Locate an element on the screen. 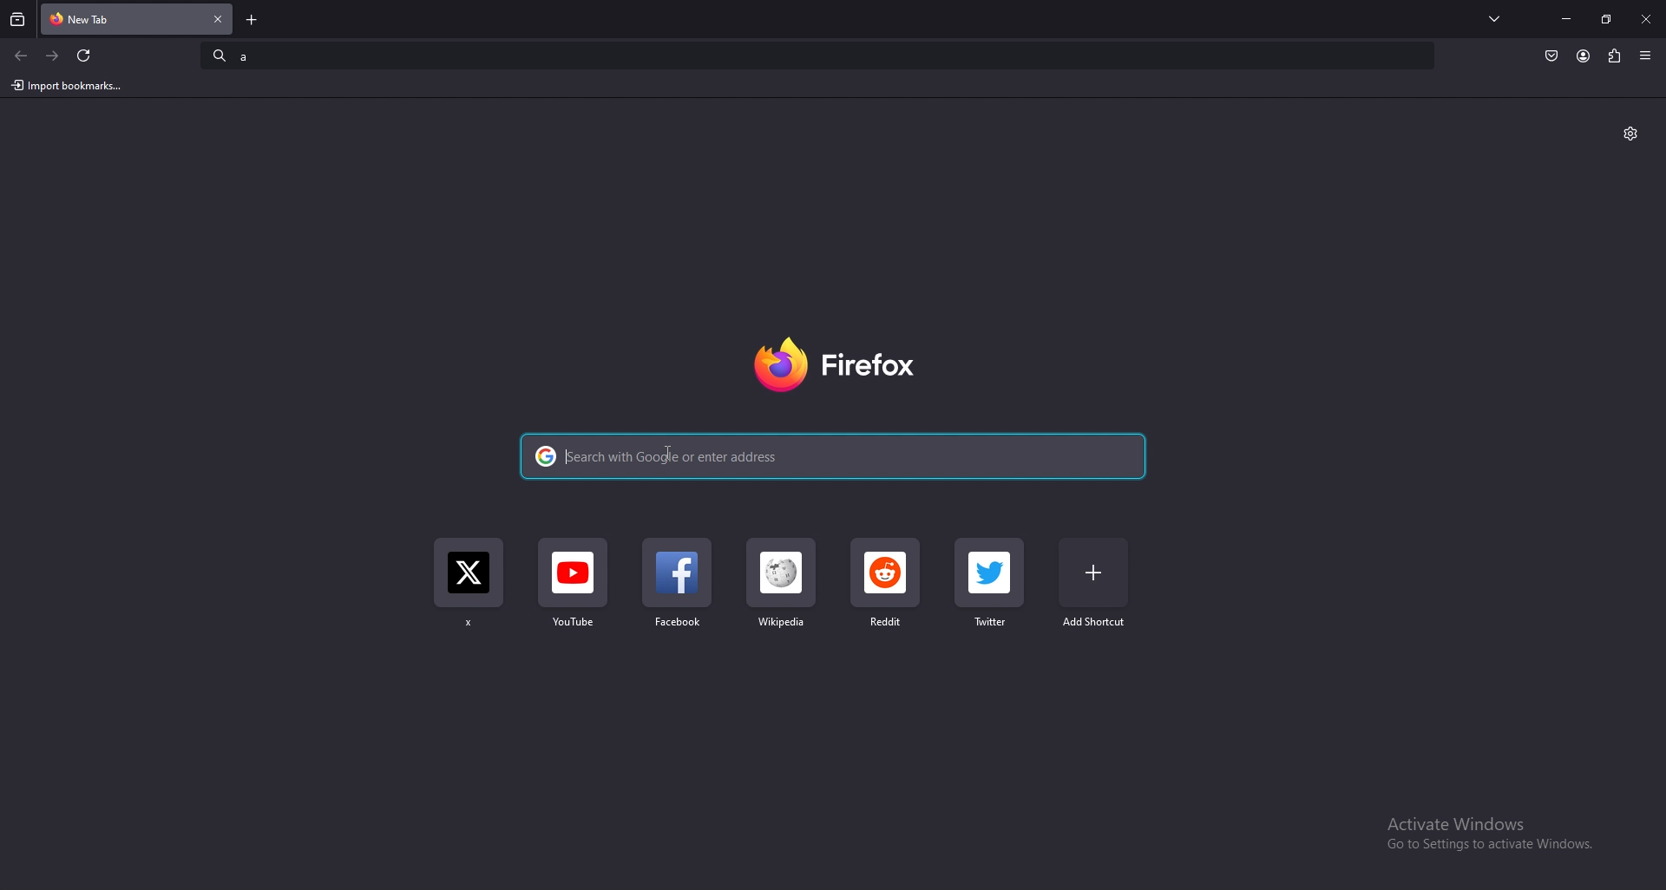 This screenshot has width=1666, height=890. application menu is located at coordinates (1647, 56).